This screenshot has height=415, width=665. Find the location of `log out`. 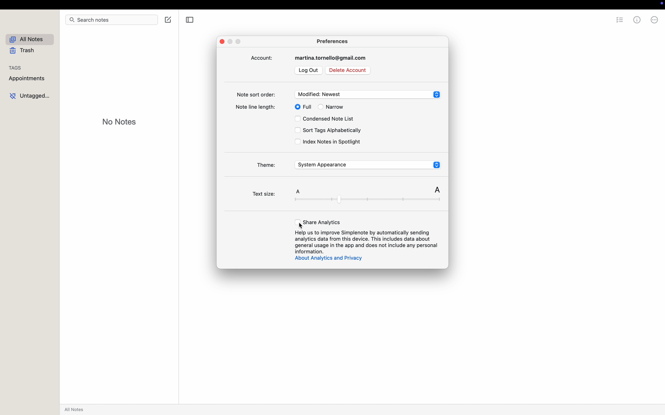

log out is located at coordinates (309, 70).